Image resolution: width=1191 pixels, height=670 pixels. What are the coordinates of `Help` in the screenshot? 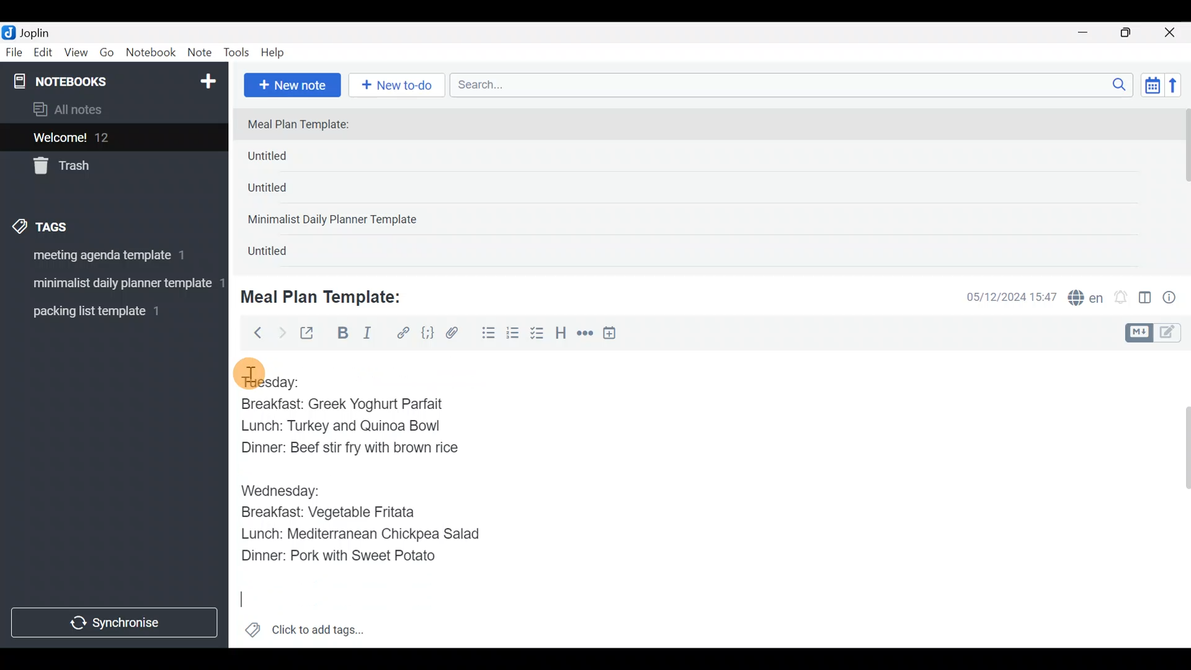 It's located at (277, 50).